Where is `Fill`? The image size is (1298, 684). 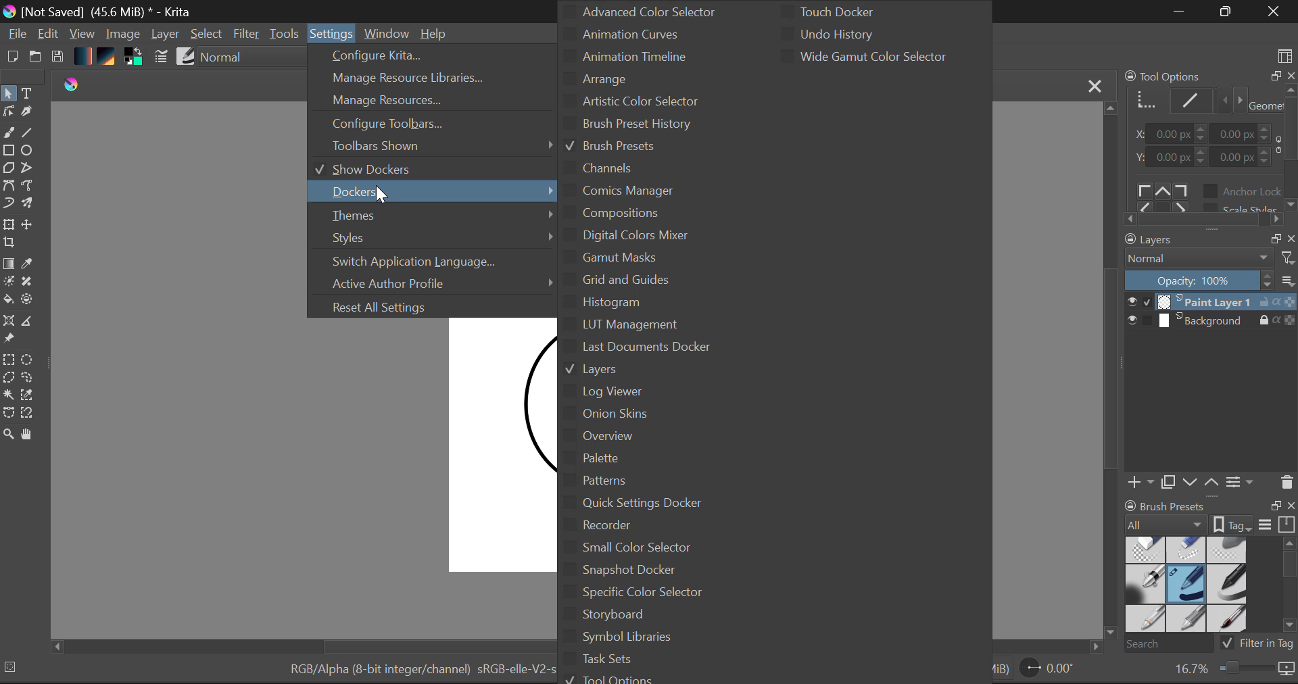
Fill is located at coordinates (8, 300).